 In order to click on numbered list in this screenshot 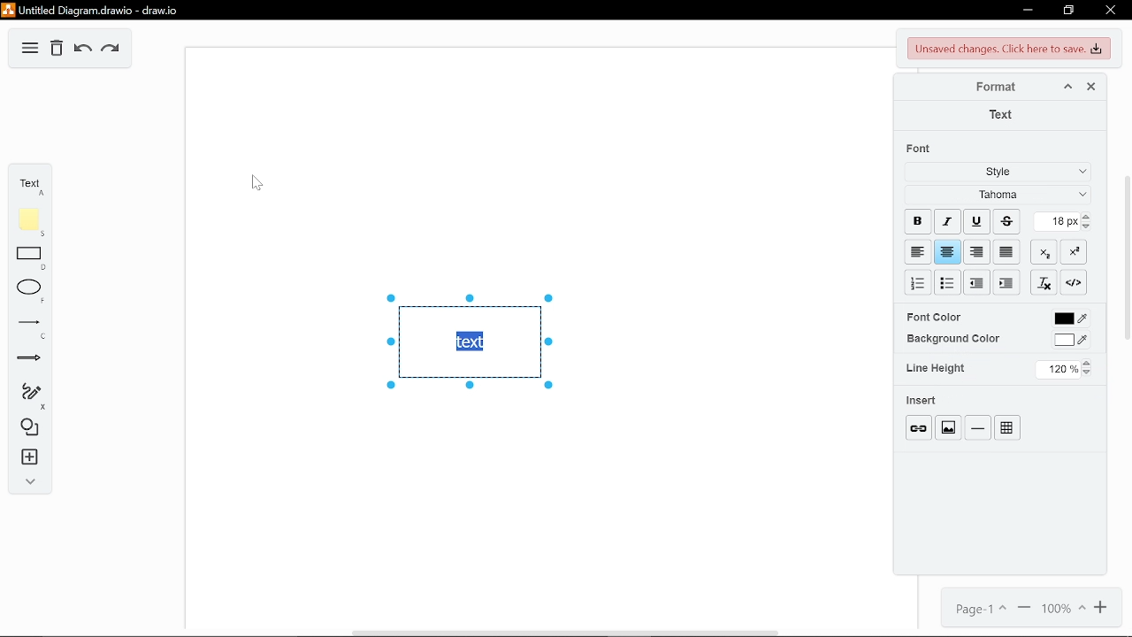, I will do `click(919, 283)`.